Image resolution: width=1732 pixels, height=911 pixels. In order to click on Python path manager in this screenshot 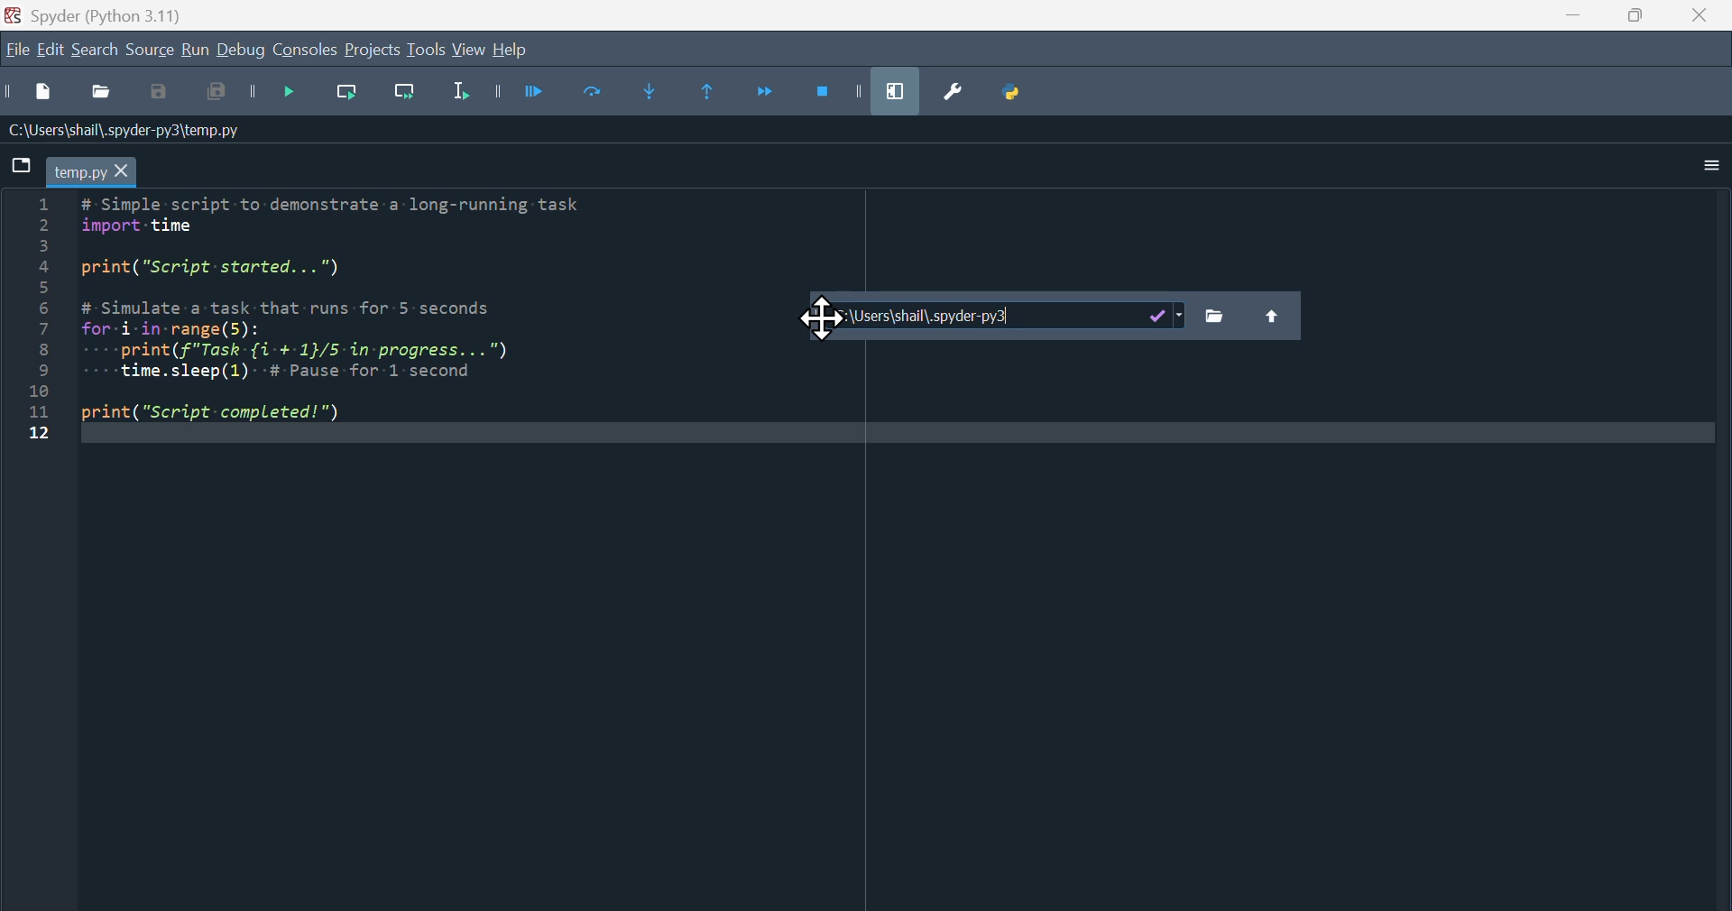, I will do `click(1018, 91)`.